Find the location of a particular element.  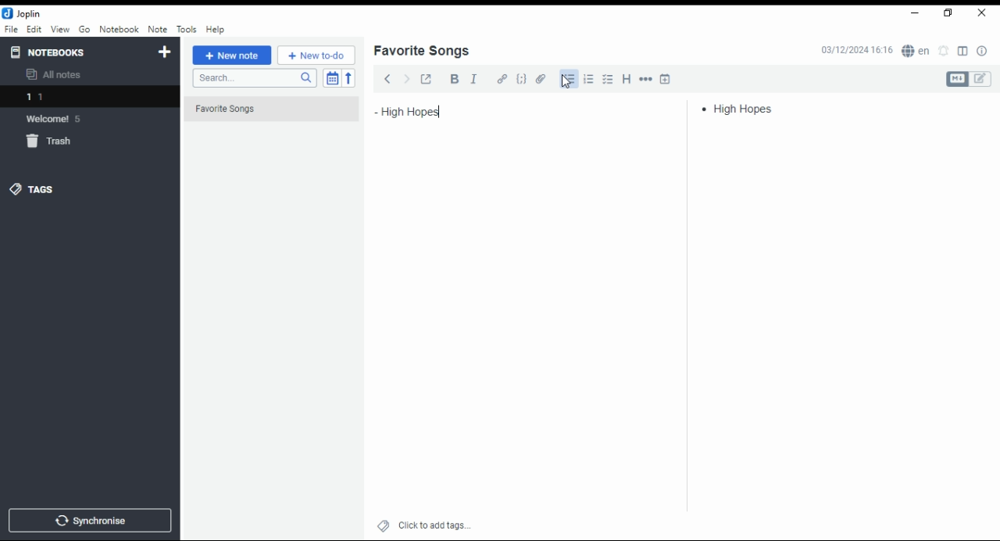

back is located at coordinates (387, 78).